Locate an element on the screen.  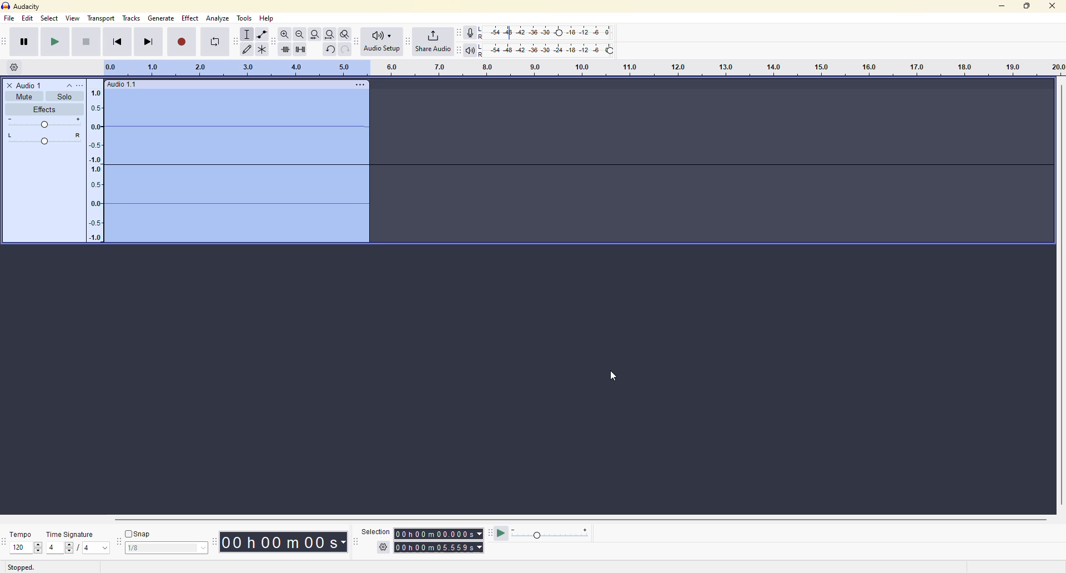
scroll bar is located at coordinates (567, 519).